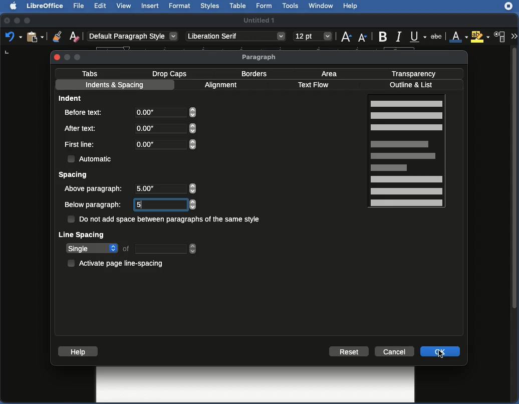  What do you see at coordinates (91, 158) in the screenshot?
I see `Automatic` at bounding box center [91, 158].